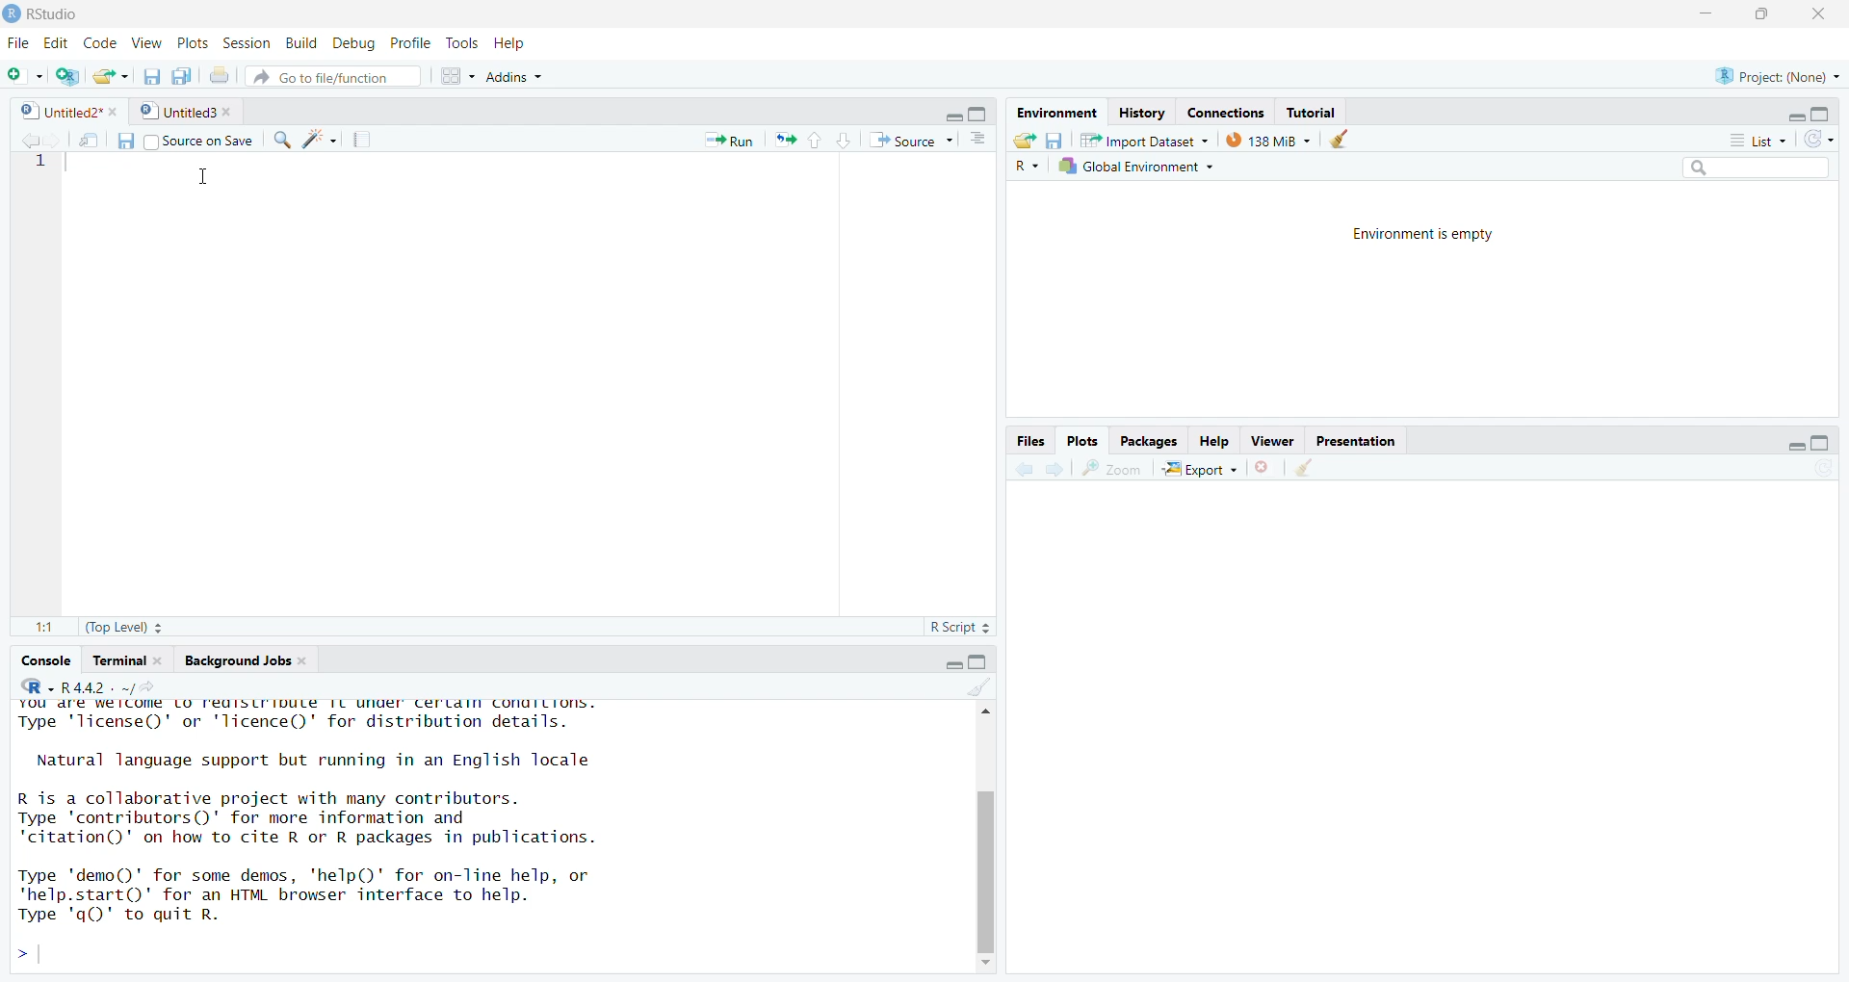  Describe the element at coordinates (1804, 110) in the screenshot. I see `maximize/minimize` at that location.